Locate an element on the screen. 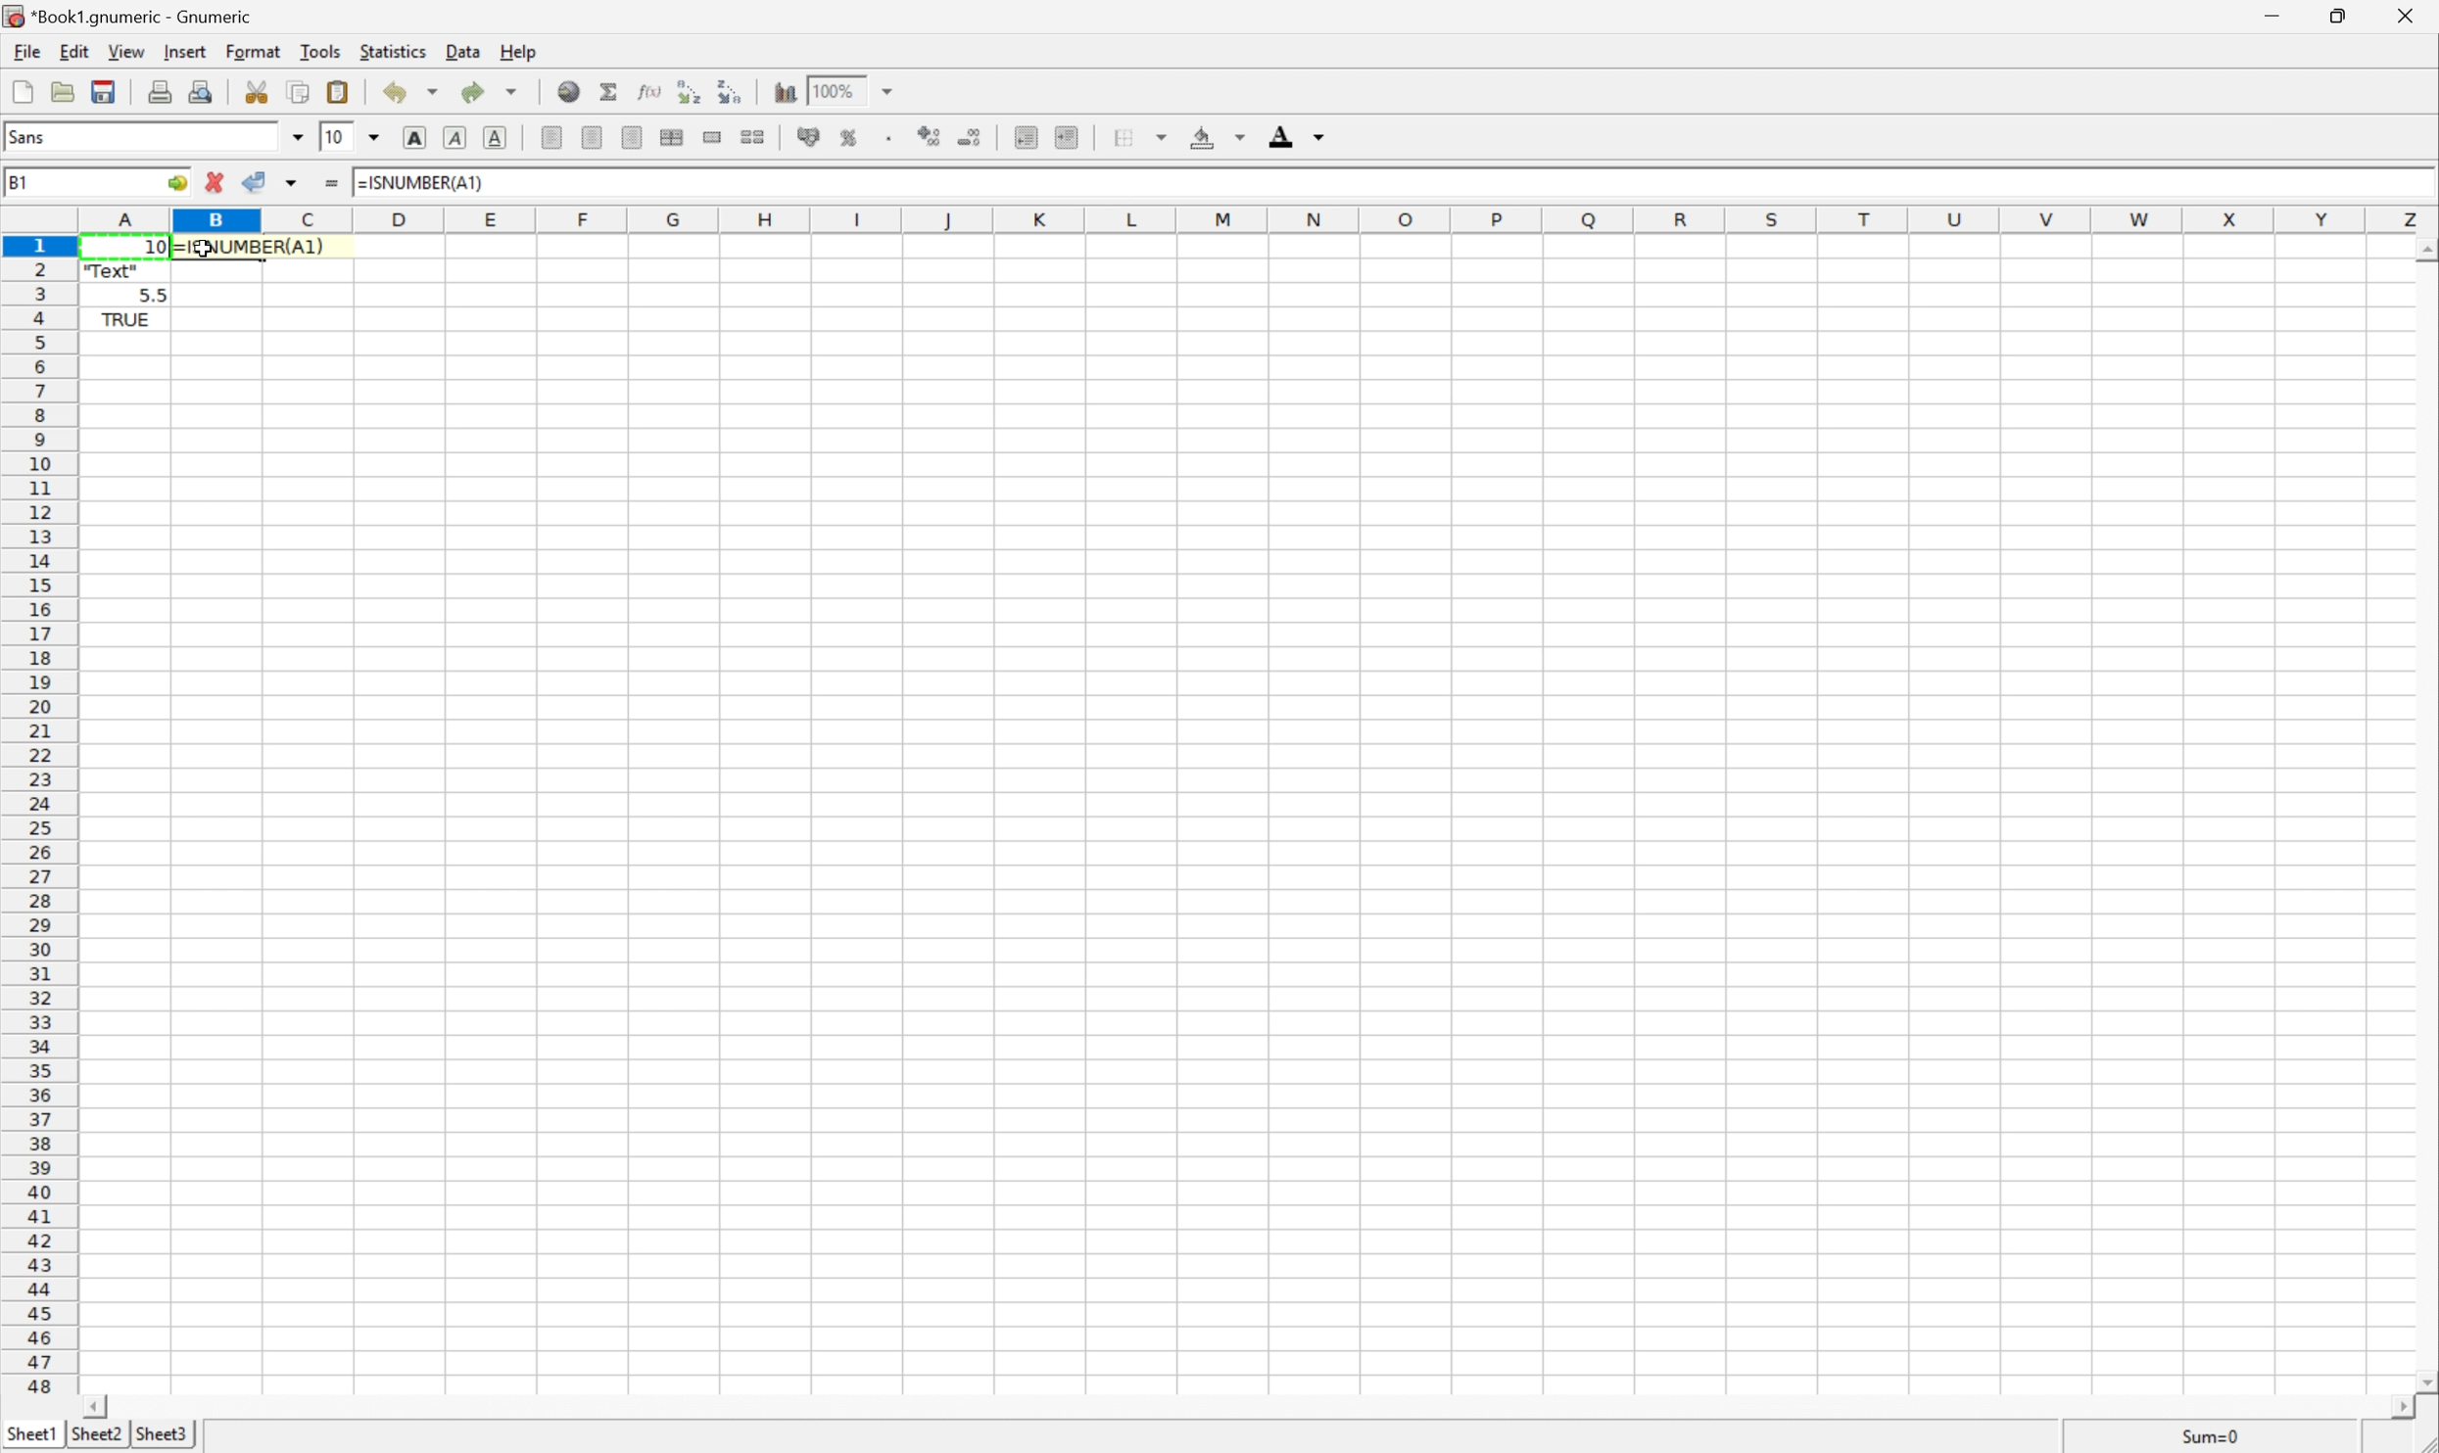  Open a file is located at coordinates (68, 93).